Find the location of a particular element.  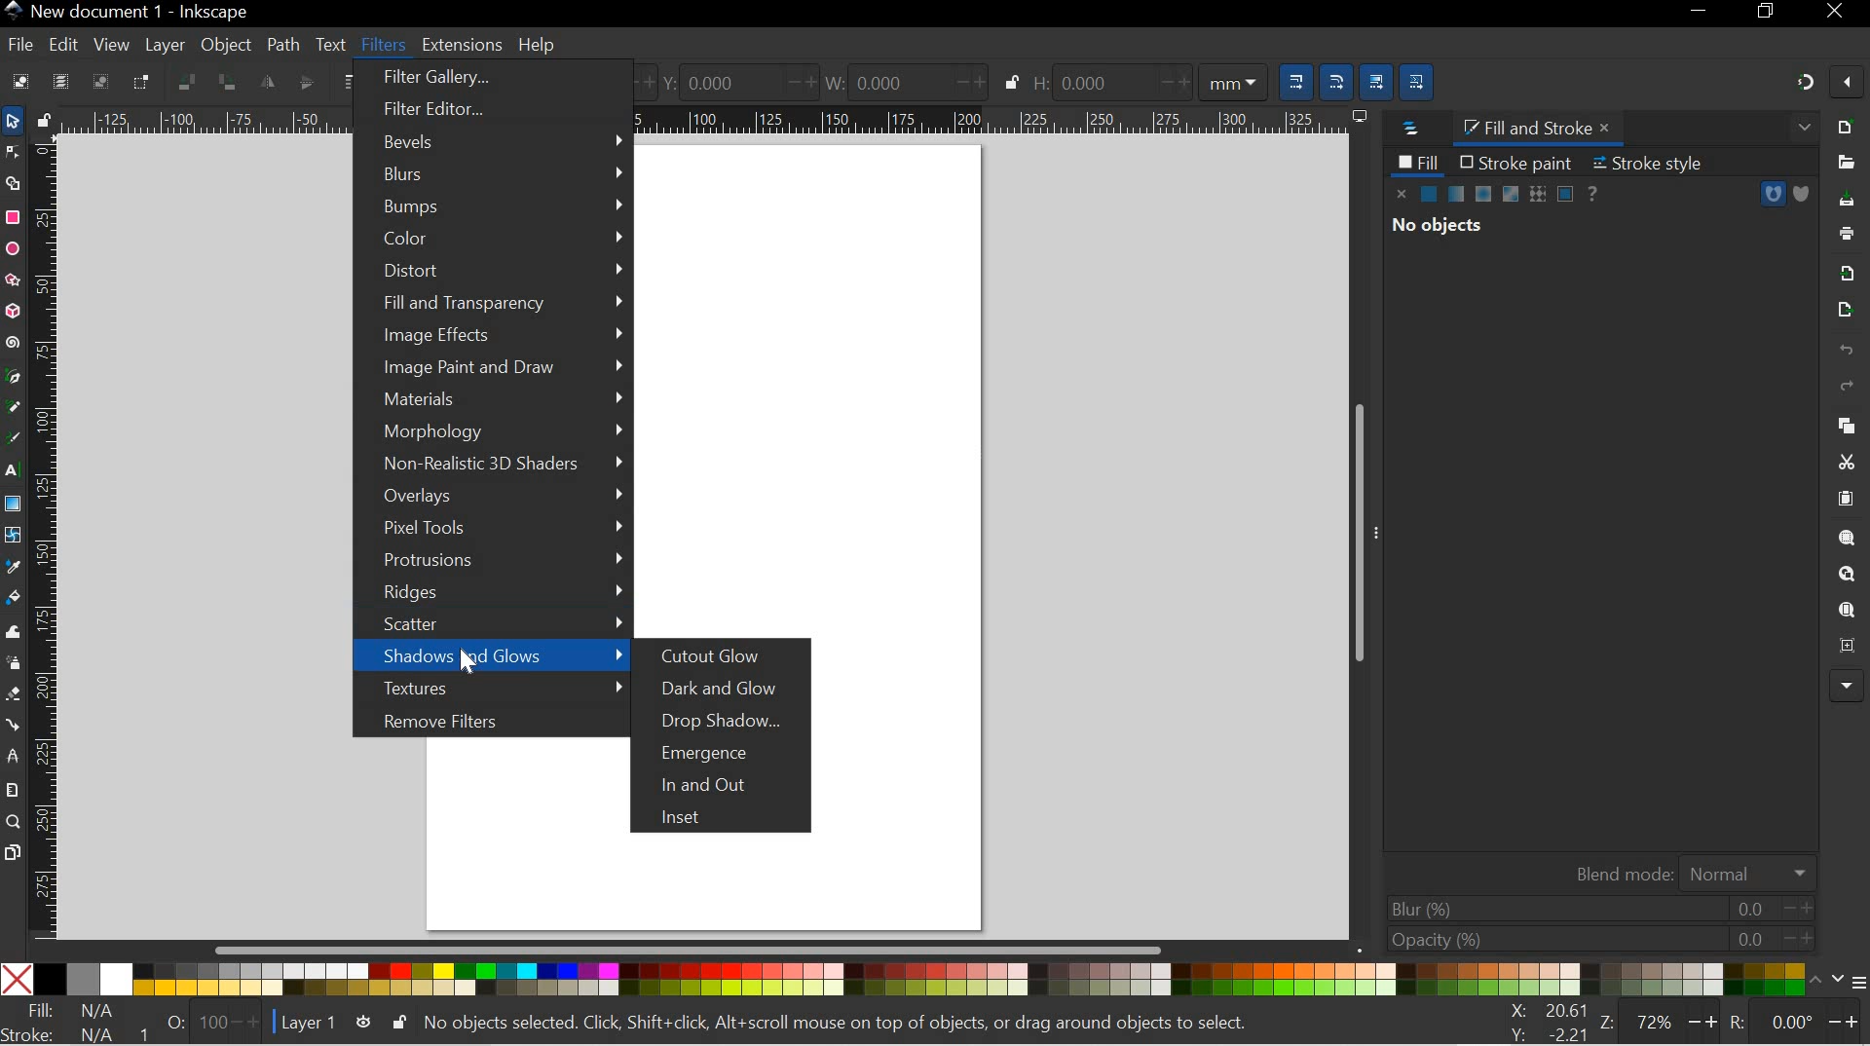

STROKE PAINT is located at coordinates (1515, 162).